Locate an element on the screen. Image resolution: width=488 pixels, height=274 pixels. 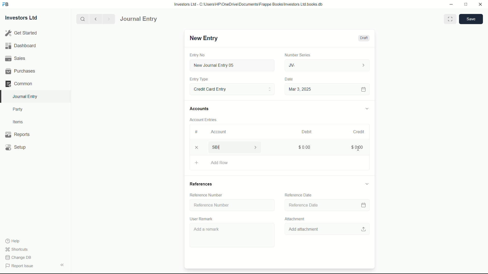
cursor is located at coordinates (358, 149).